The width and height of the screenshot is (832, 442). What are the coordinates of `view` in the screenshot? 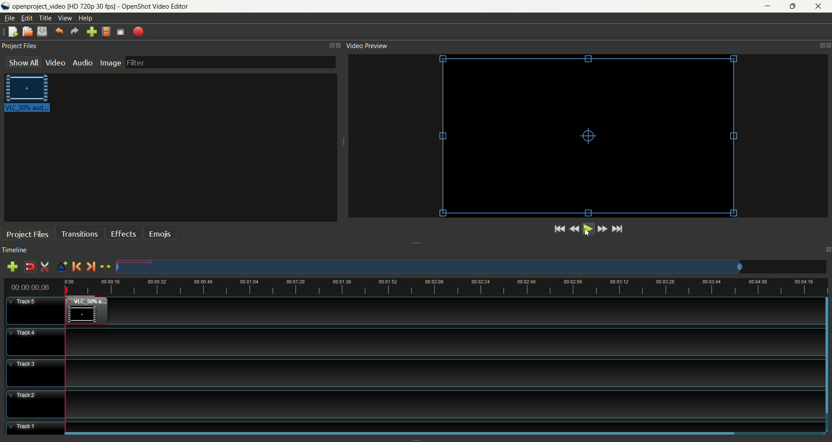 It's located at (65, 19).